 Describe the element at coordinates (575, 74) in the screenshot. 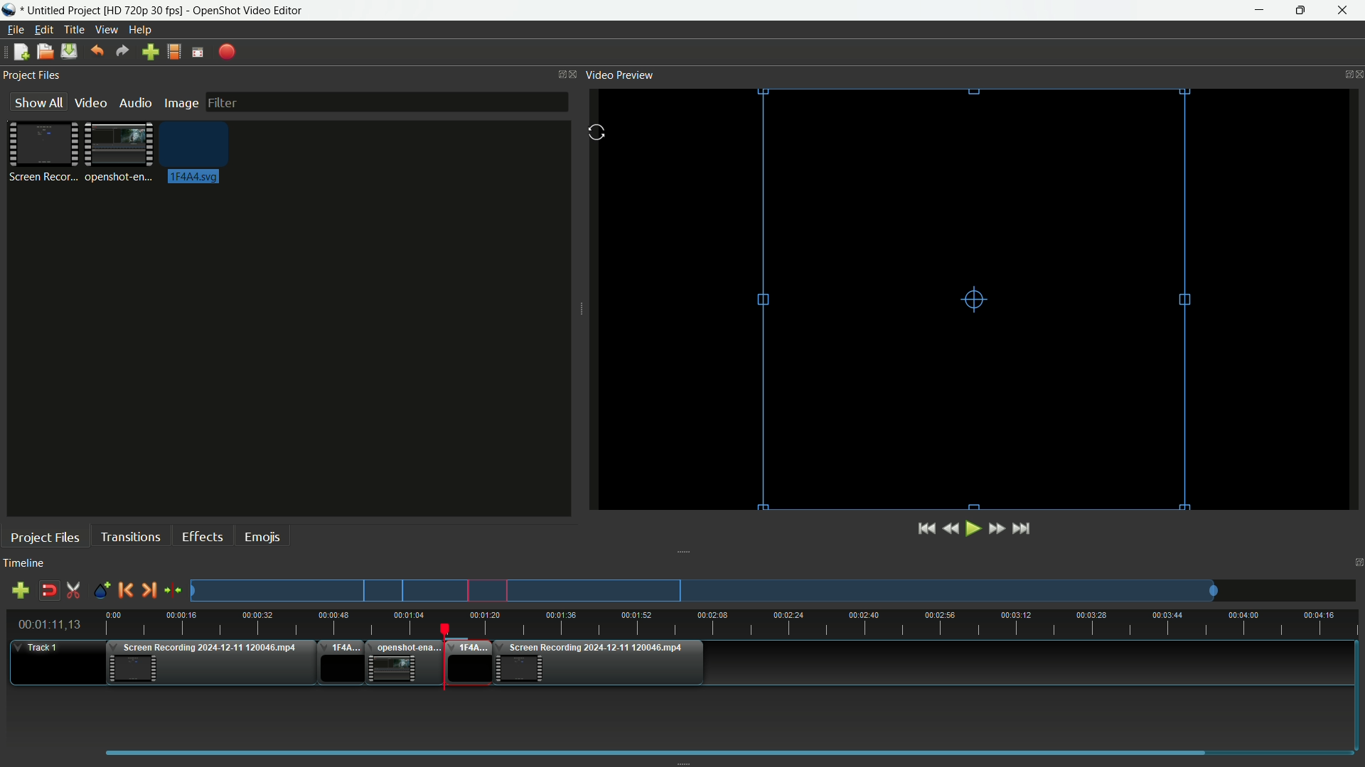

I see `Close project files` at that location.